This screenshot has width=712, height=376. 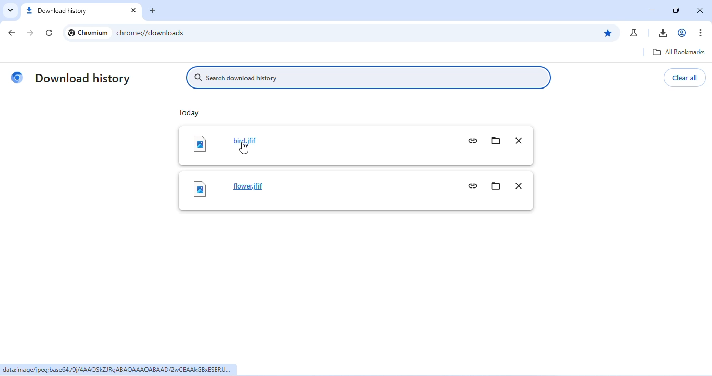 I want to click on all bookmarks, so click(x=680, y=54).